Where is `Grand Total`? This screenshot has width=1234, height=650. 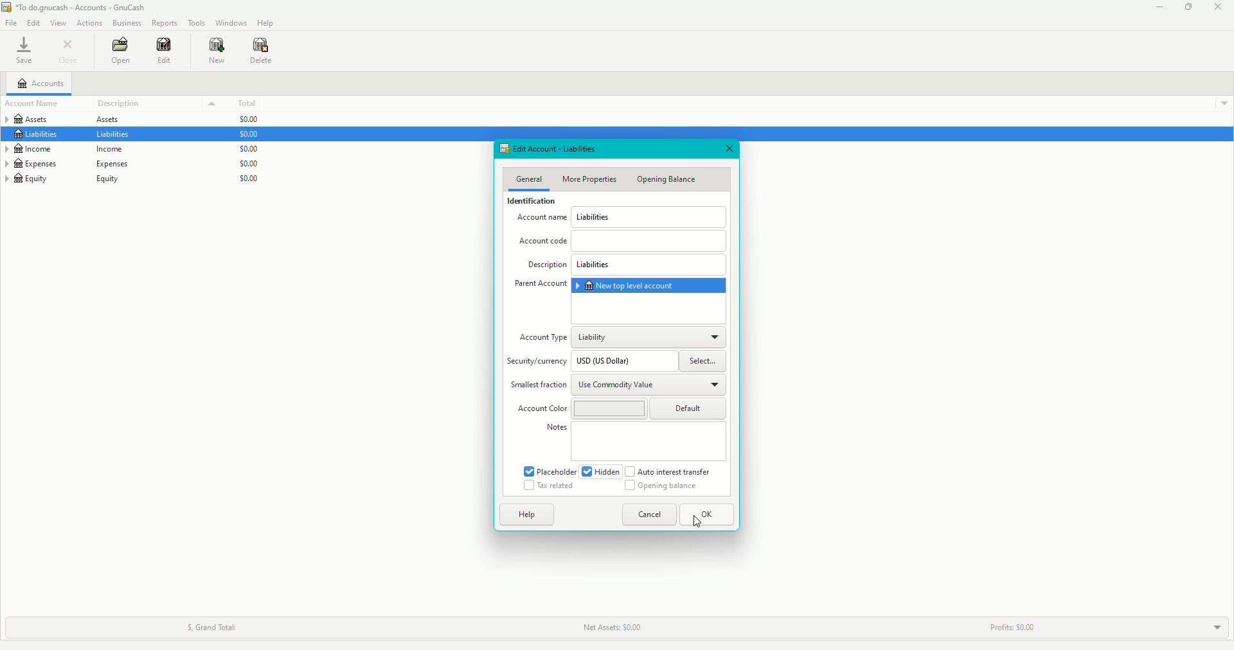
Grand Total is located at coordinates (210, 628).